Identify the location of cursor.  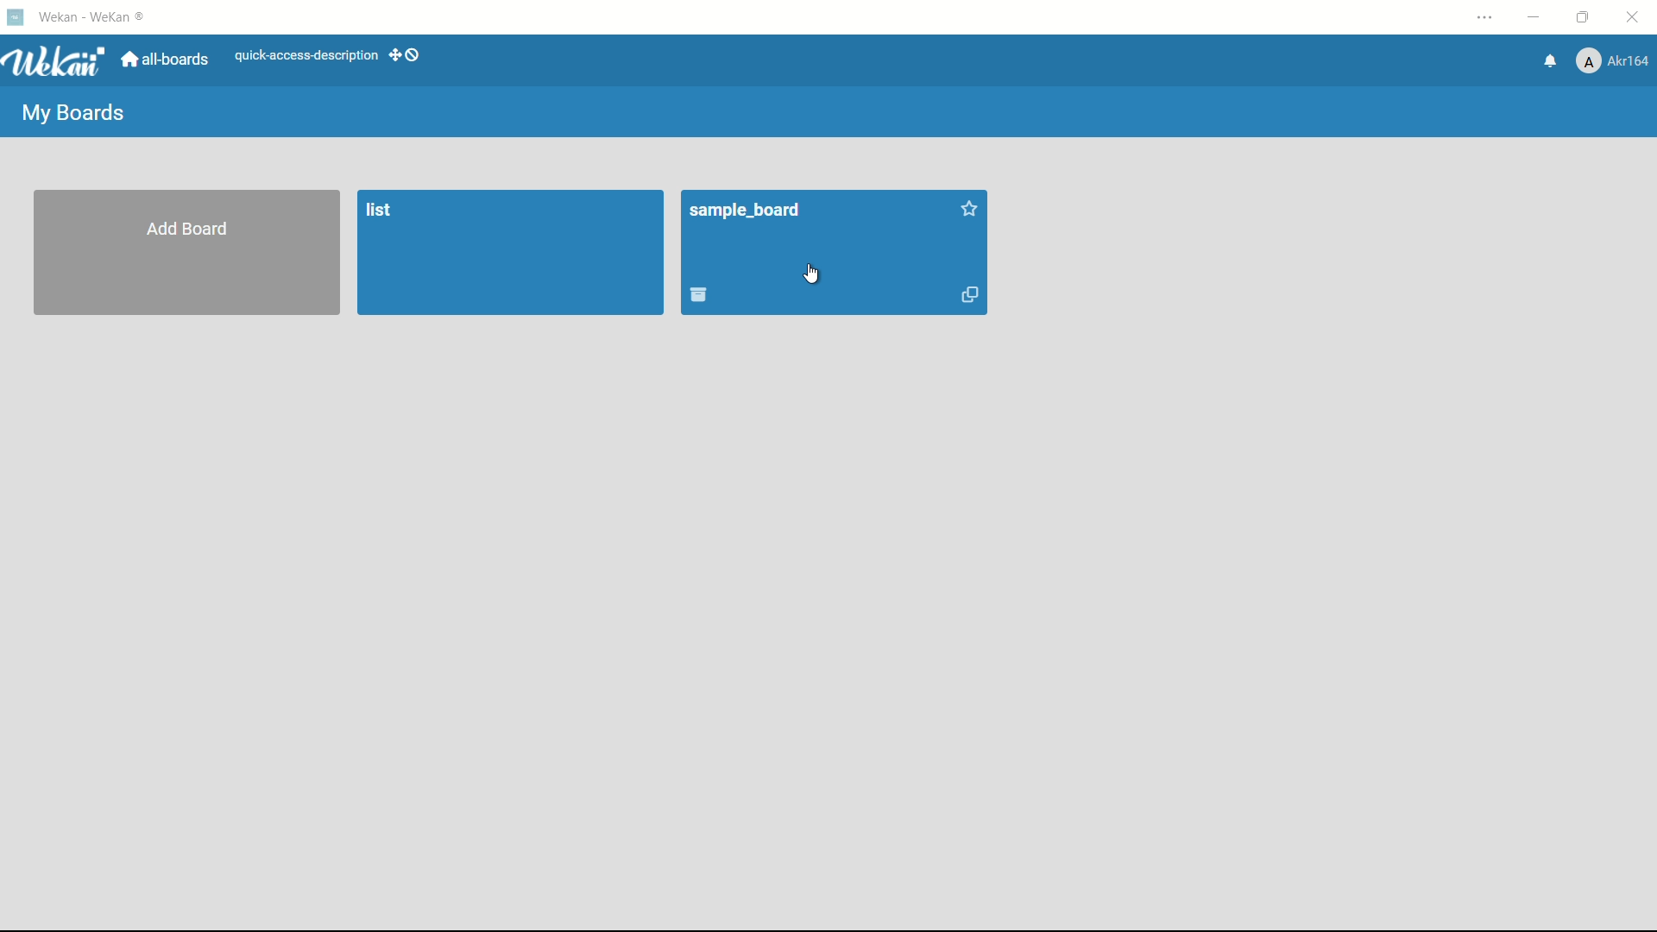
(815, 275).